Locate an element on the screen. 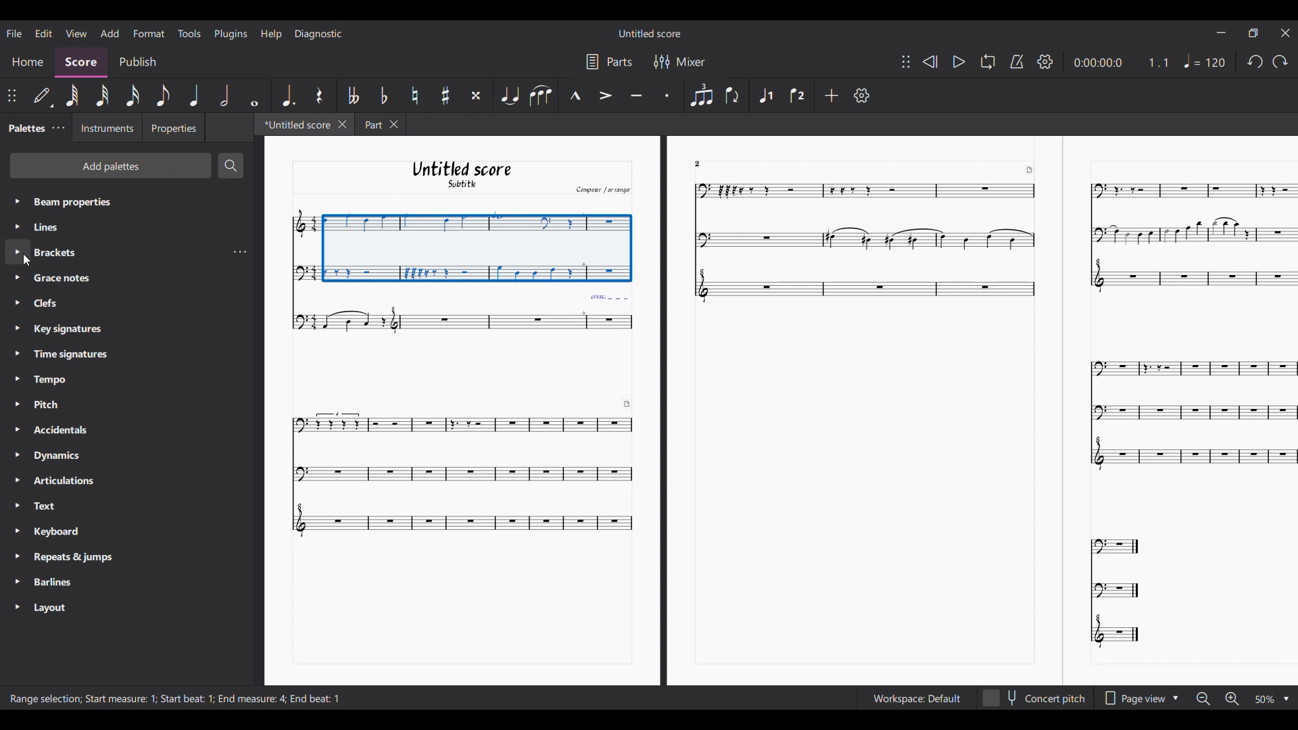 The width and height of the screenshot is (1298, 730). Palette tab is located at coordinates (26, 127).